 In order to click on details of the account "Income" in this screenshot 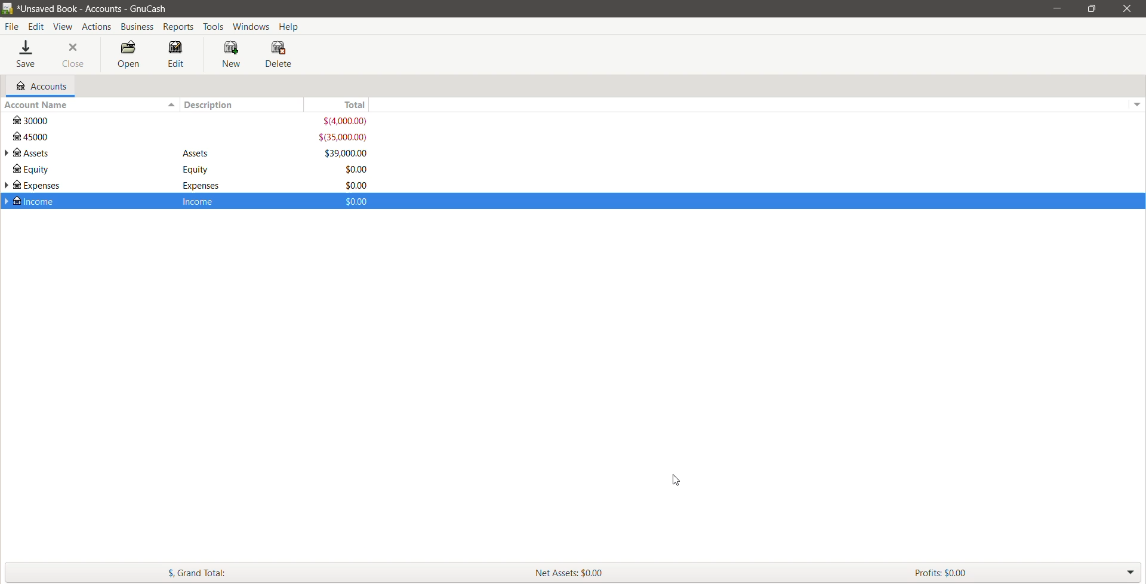, I will do `click(198, 201)`.